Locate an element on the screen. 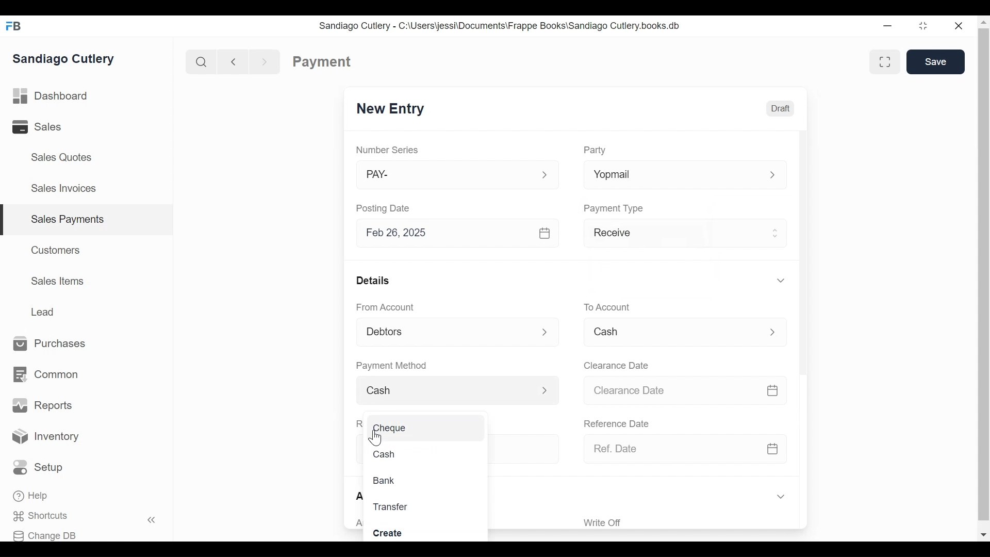 This screenshot has height=557, width=990. Lead is located at coordinates (44, 310).